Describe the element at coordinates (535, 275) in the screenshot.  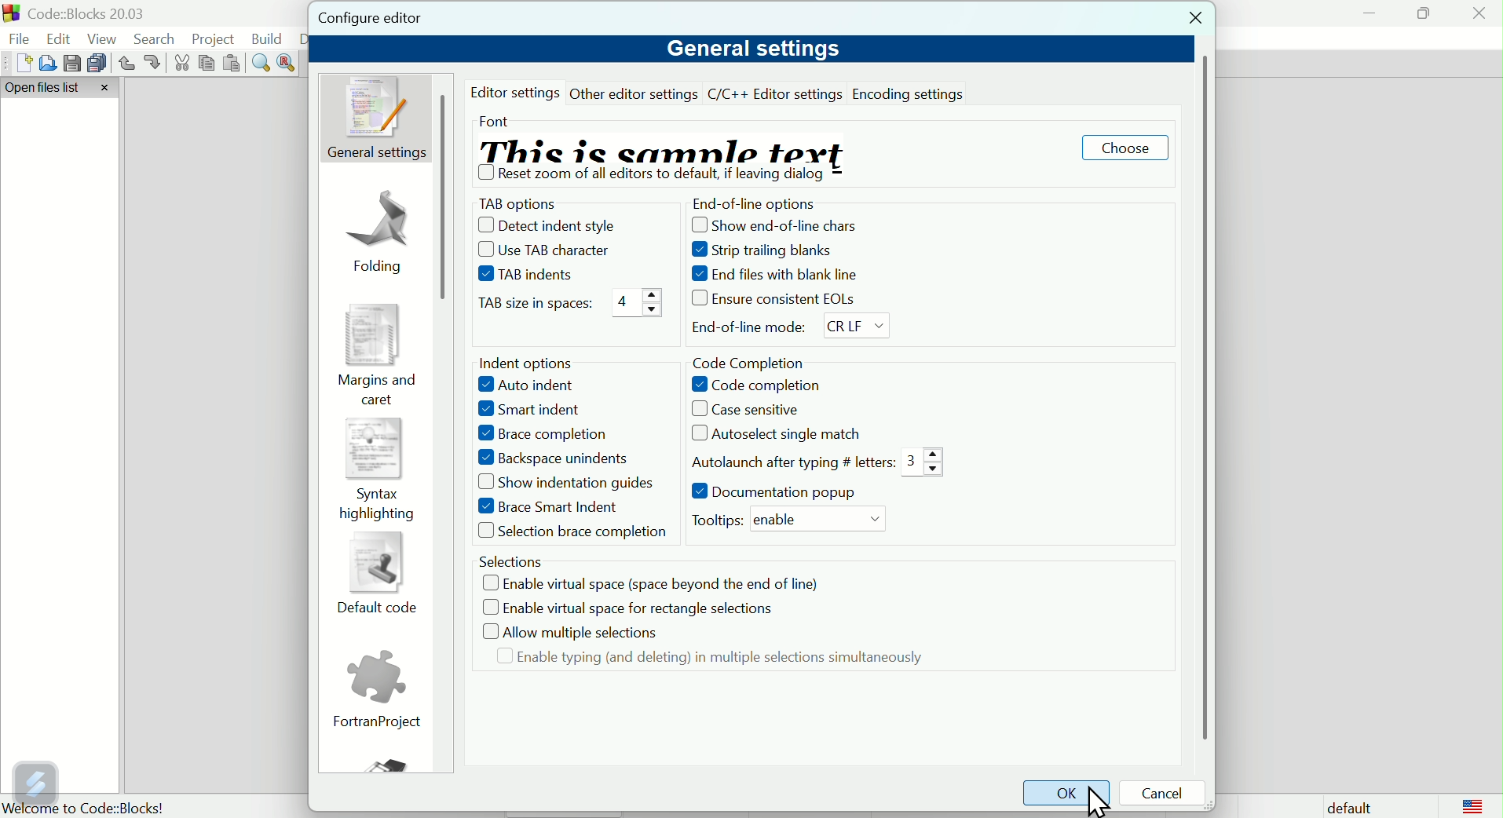
I see `Tab Indents` at that location.